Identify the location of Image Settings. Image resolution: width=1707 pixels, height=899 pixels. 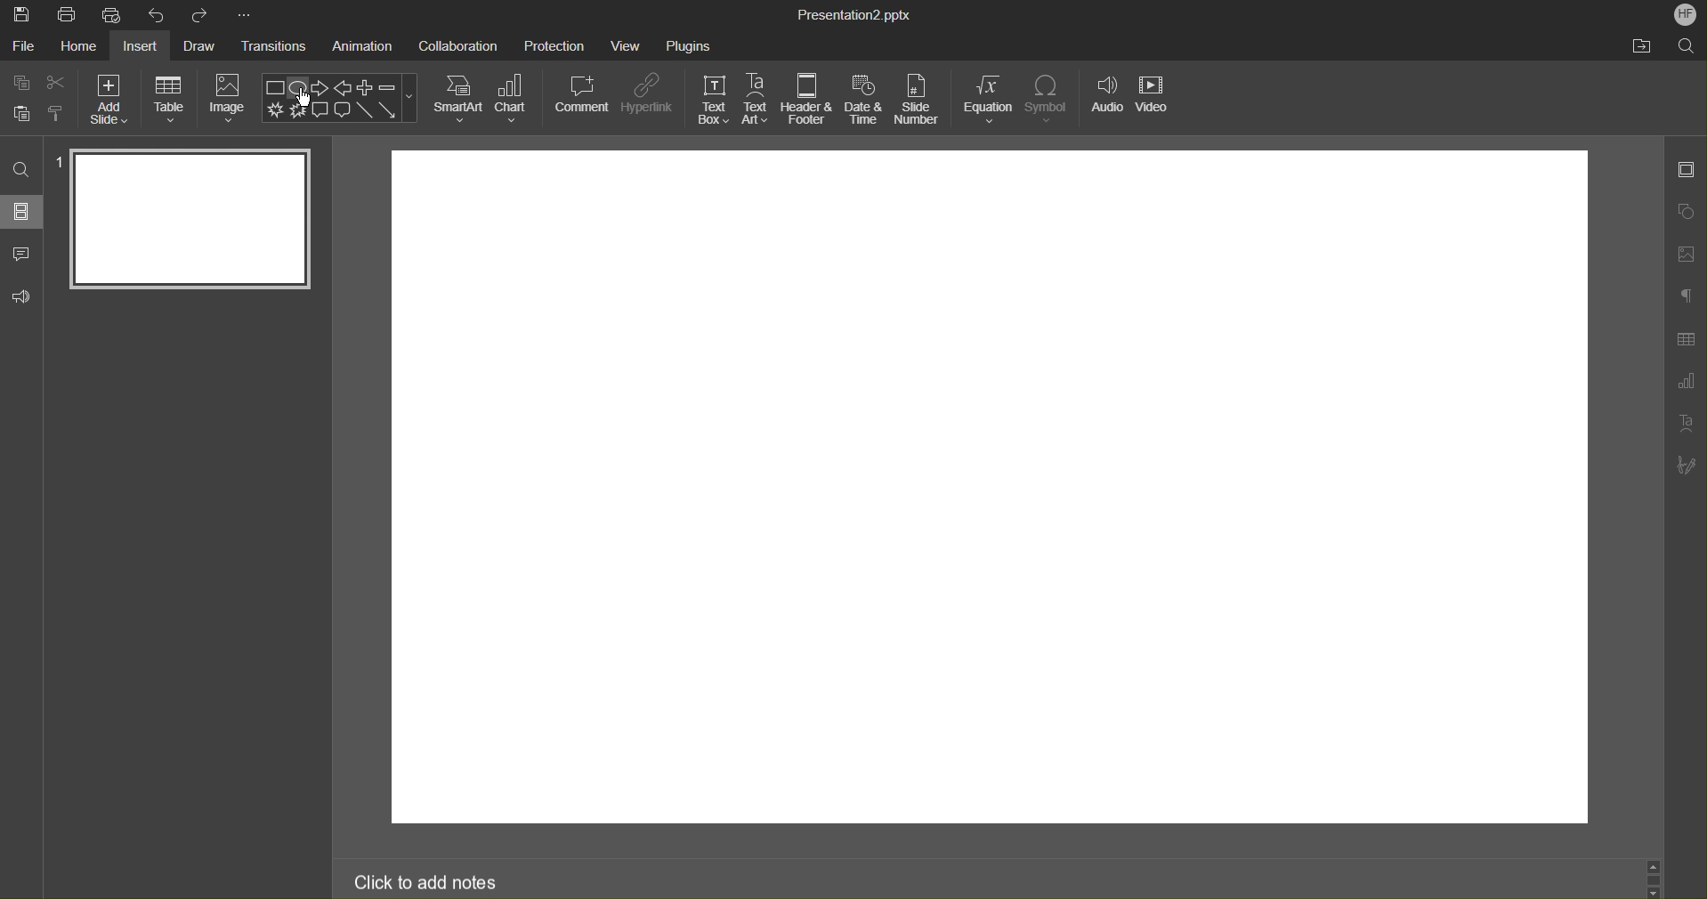
(1687, 252).